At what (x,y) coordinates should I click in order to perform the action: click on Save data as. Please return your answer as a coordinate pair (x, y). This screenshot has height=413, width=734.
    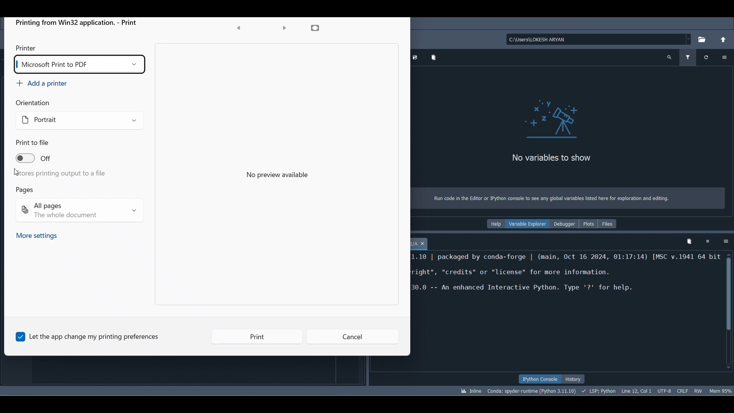
    Looking at the image, I should click on (417, 57).